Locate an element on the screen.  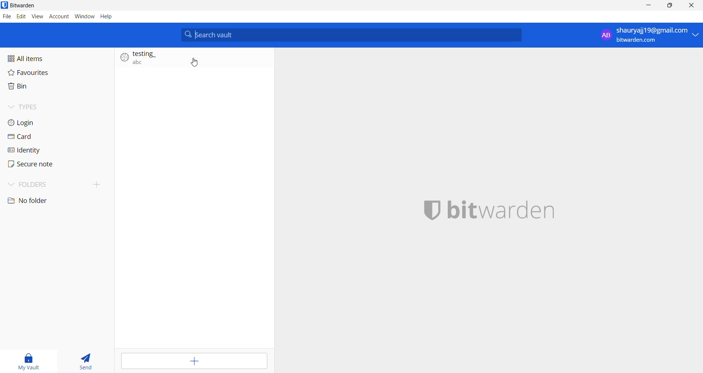
view is located at coordinates (37, 16).